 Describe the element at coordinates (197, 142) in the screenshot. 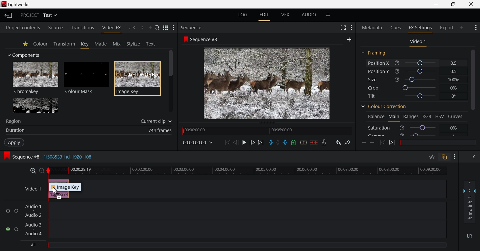

I see `00:00:00:00` at that location.